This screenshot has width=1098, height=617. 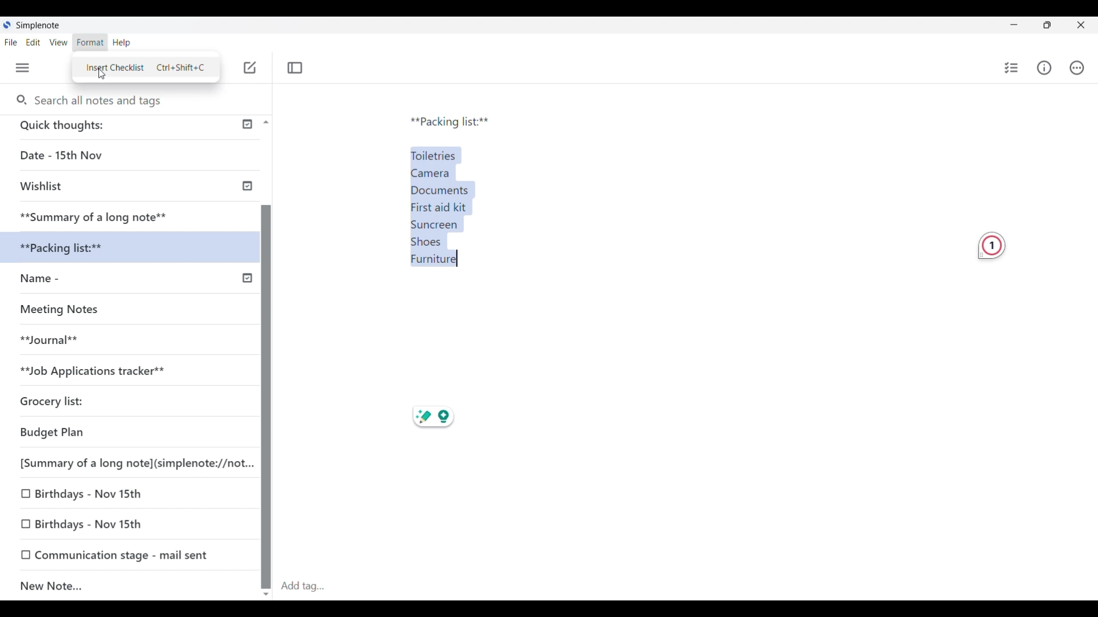 What do you see at coordinates (266, 122) in the screenshot?
I see `Quick slide to top` at bounding box center [266, 122].